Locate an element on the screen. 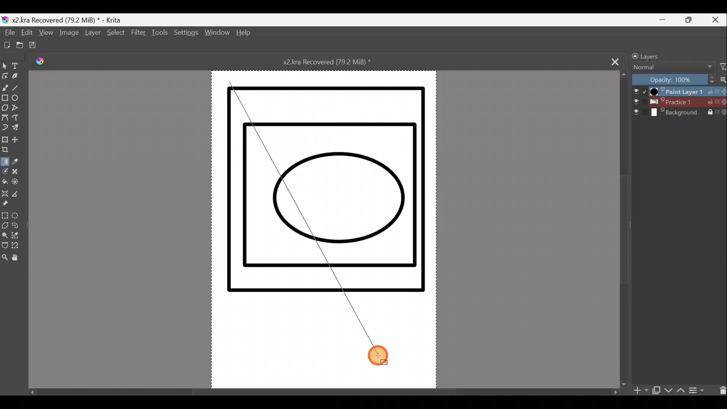 The image size is (727, 409). Rectangle tool is located at coordinates (5, 99).